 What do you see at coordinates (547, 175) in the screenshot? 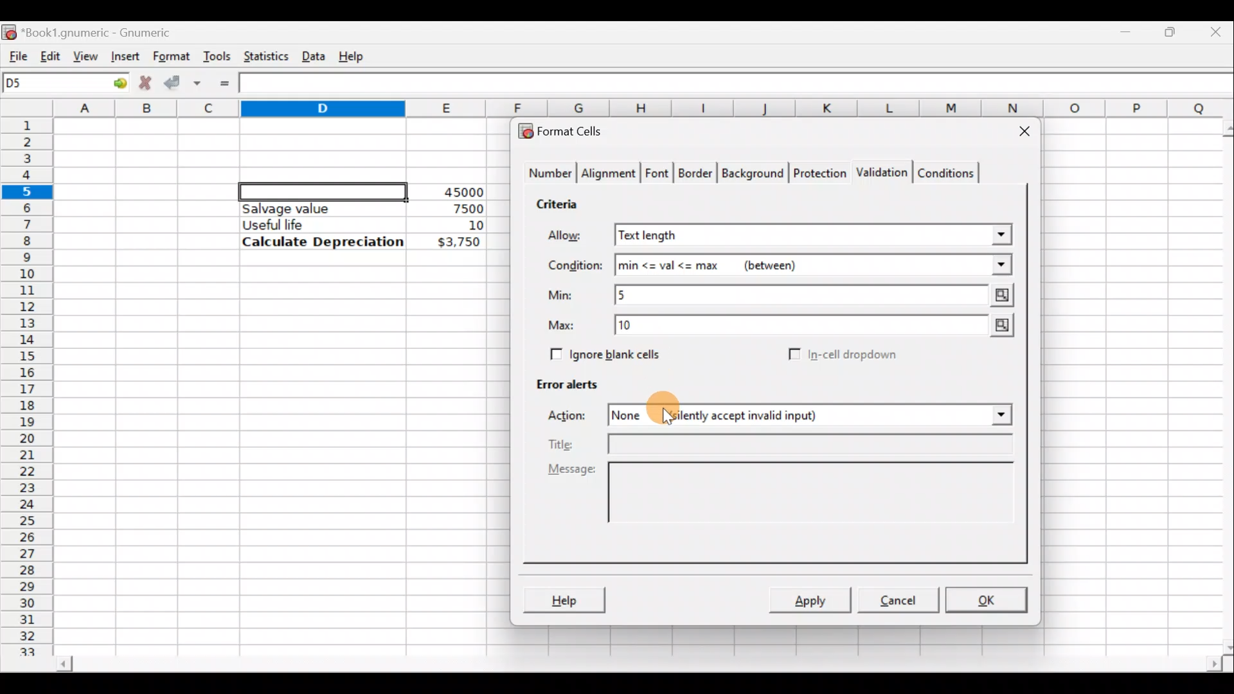
I see `Number` at bounding box center [547, 175].